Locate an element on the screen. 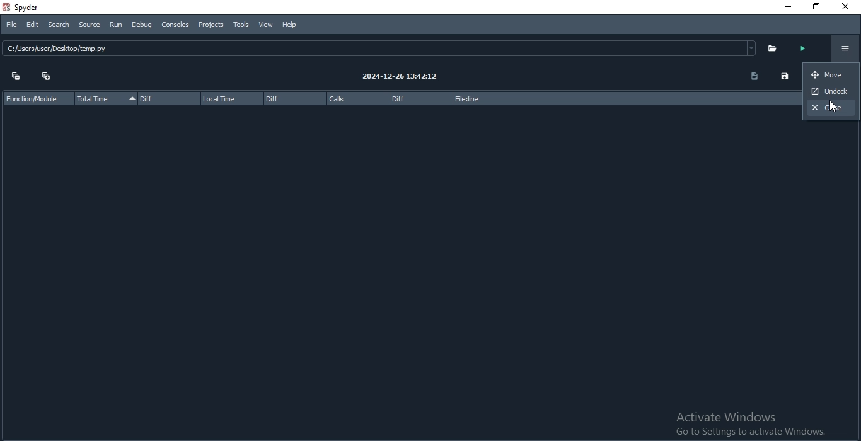 The height and width of the screenshot is (441, 861). Restore is located at coordinates (812, 6).